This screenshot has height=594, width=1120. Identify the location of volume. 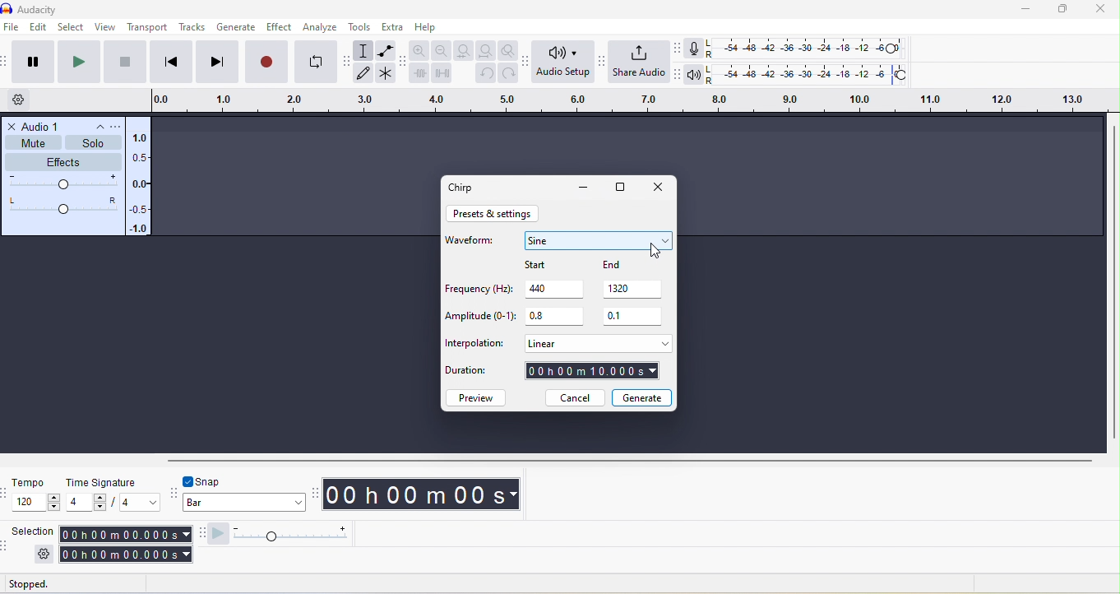
(63, 183).